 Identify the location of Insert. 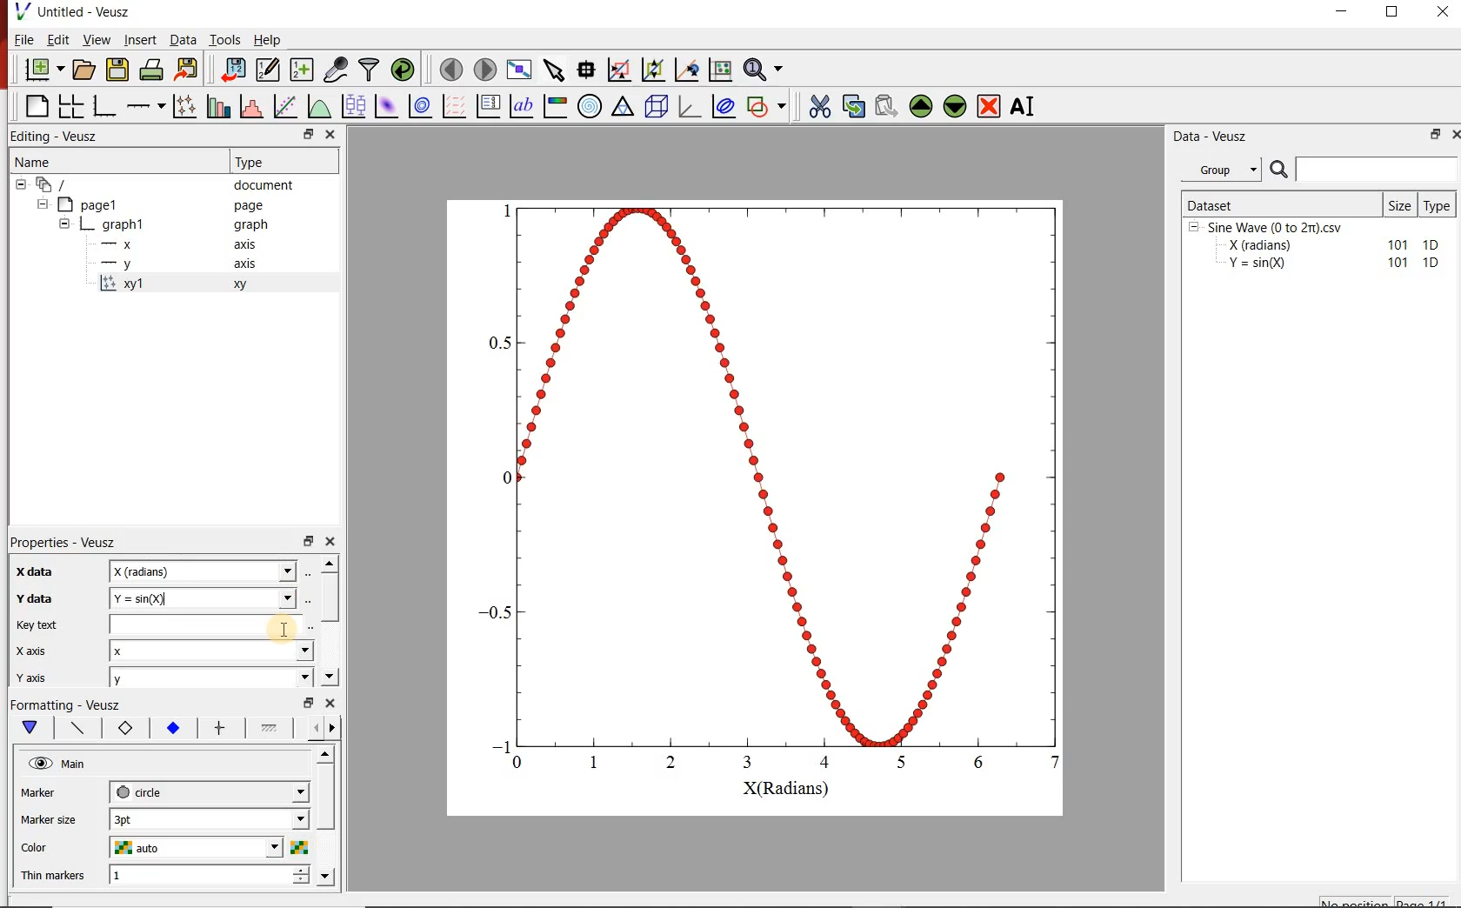
(141, 39).